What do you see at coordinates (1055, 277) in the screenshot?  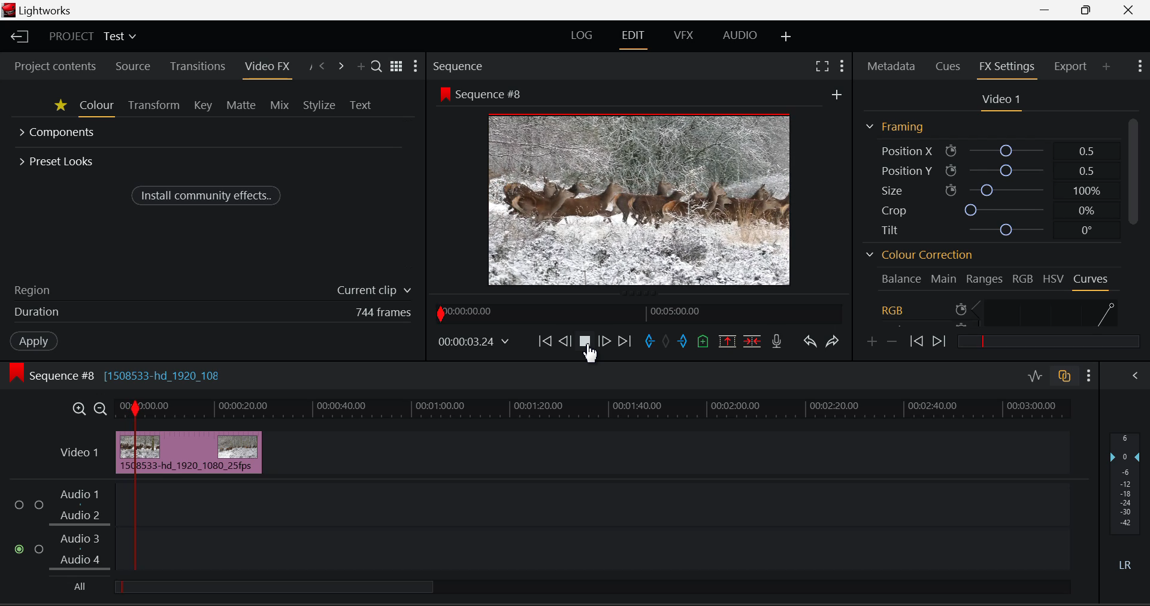 I see `HSV` at bounding box center [1055, 277].